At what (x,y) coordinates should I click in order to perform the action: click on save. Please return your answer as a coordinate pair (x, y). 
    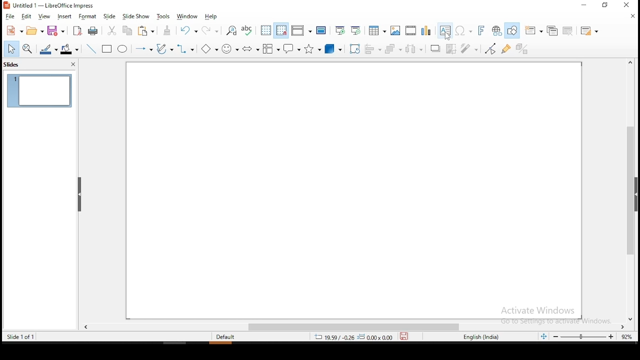
    Looking at the image, I should click on (407, 337).